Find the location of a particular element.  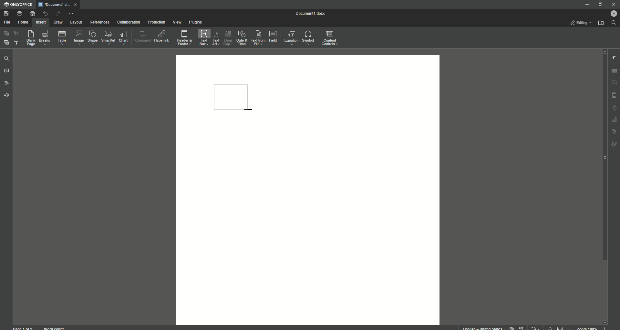

Paste is located at coordinates (6, 42).